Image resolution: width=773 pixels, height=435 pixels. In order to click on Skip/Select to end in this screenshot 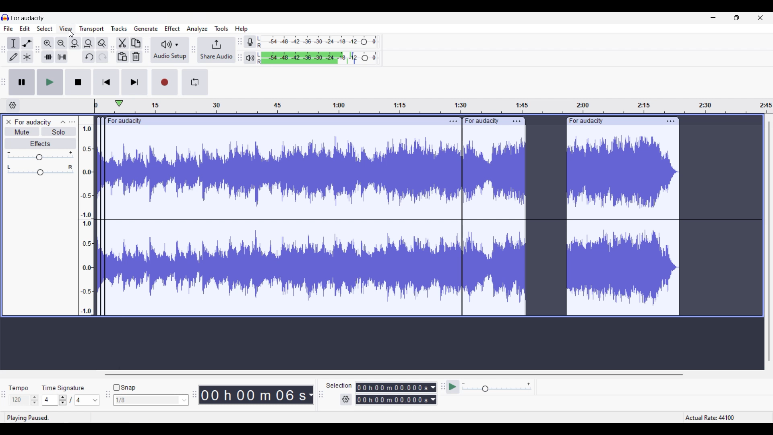, I will do `click(134, 83)`.